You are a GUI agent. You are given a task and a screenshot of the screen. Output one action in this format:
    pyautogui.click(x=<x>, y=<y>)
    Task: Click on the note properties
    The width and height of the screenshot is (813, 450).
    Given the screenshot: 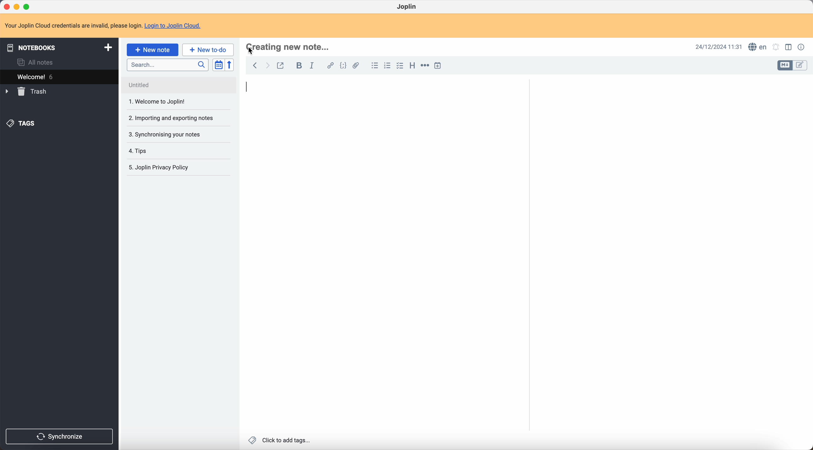 What is the action you would take?
    pyautogui.click(x=802, y=47)
    